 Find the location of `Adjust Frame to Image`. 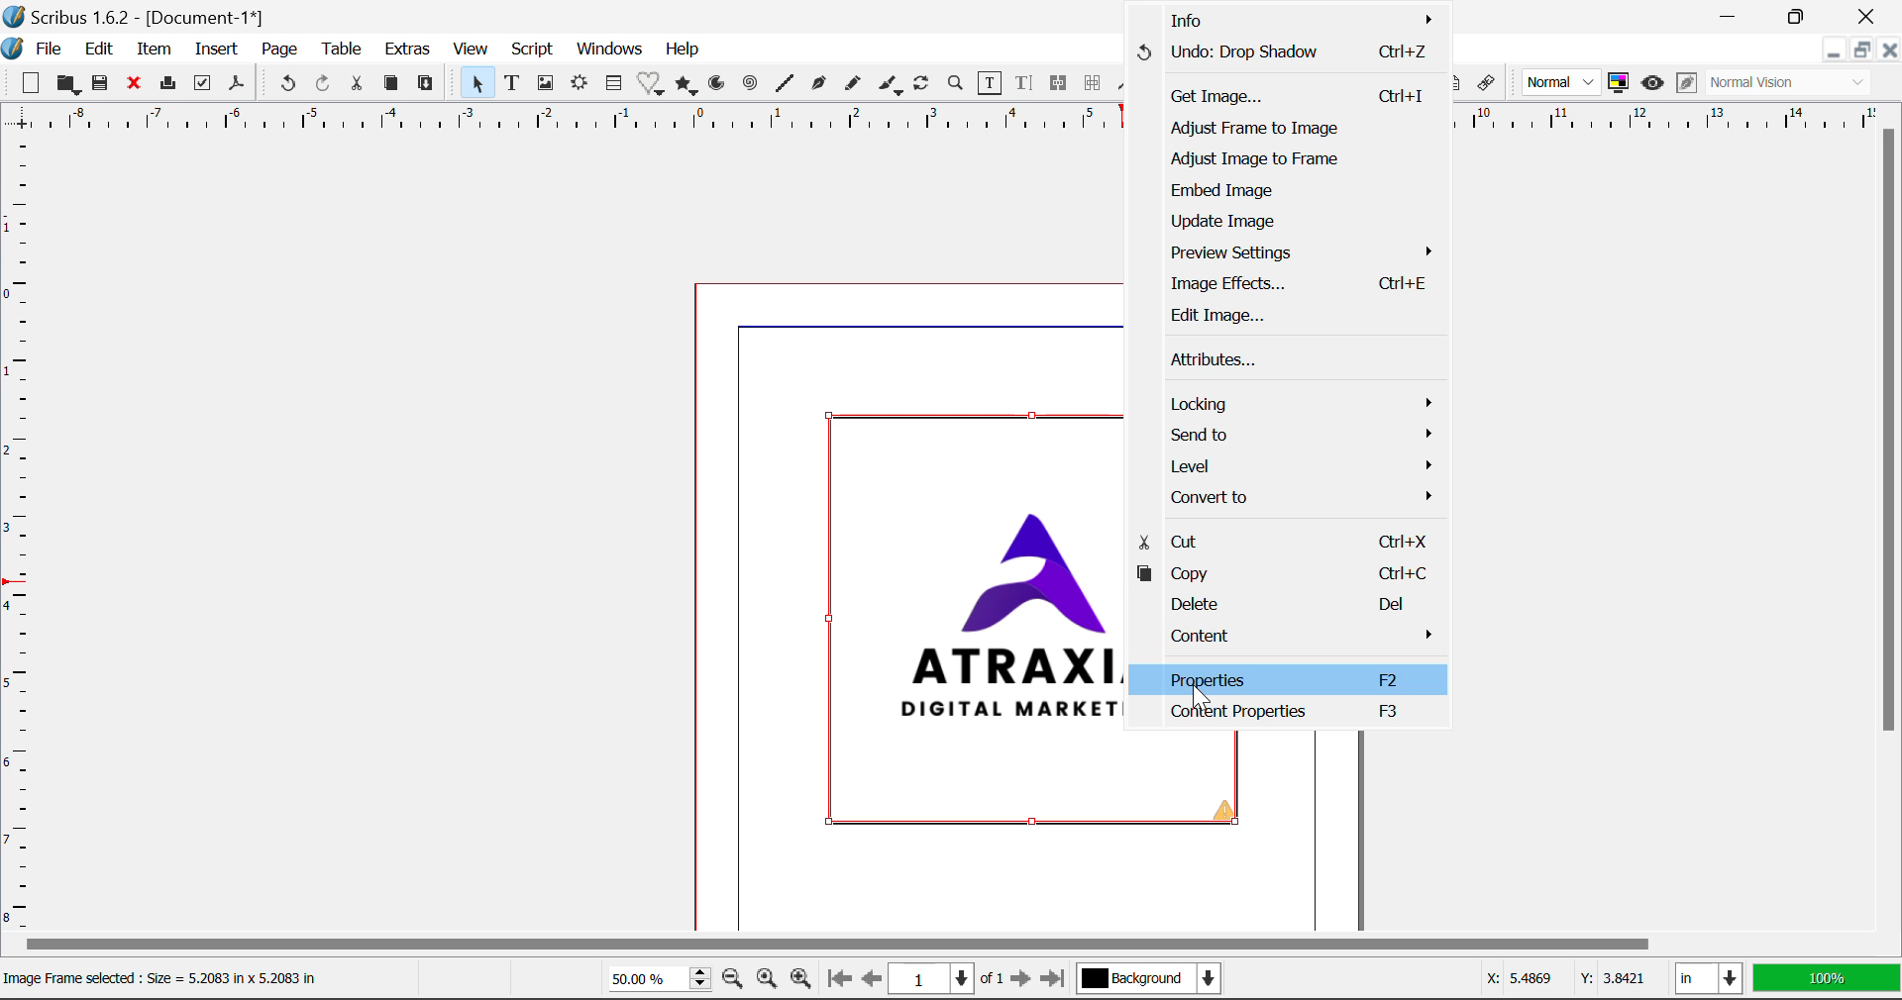

Adjust Frame to Image is located at coordinates (1285, 132).